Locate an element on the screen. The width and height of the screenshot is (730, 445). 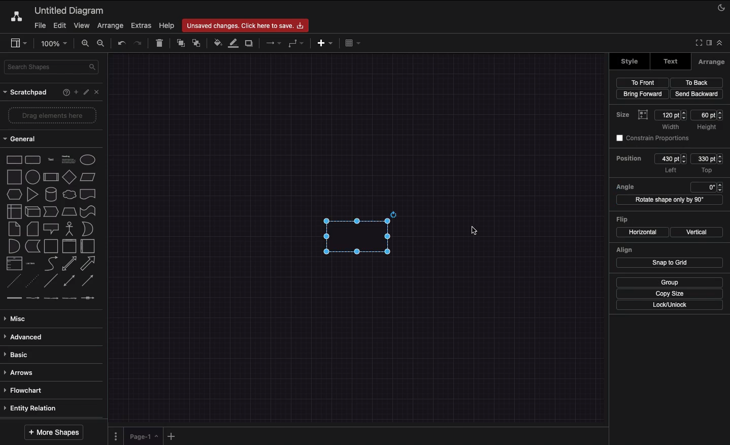
Line color is located at coordinates (233, 44).